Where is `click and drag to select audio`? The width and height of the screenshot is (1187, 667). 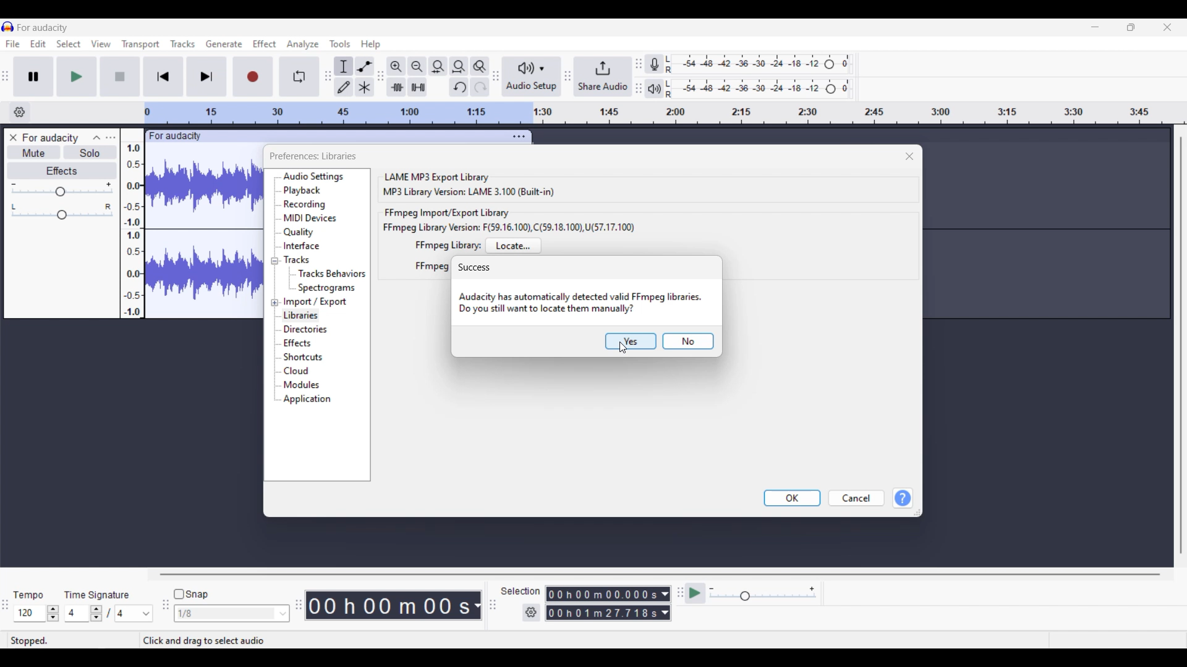 click and drag to select audio is located at coordinates (218, 640).